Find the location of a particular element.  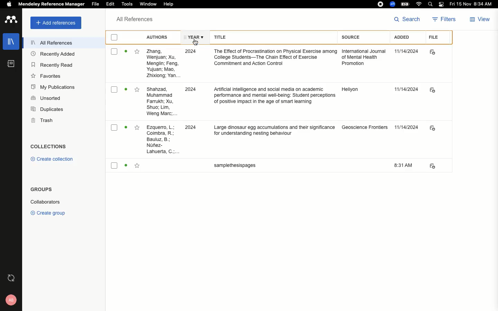

Help is located at coordinates (167, 5).